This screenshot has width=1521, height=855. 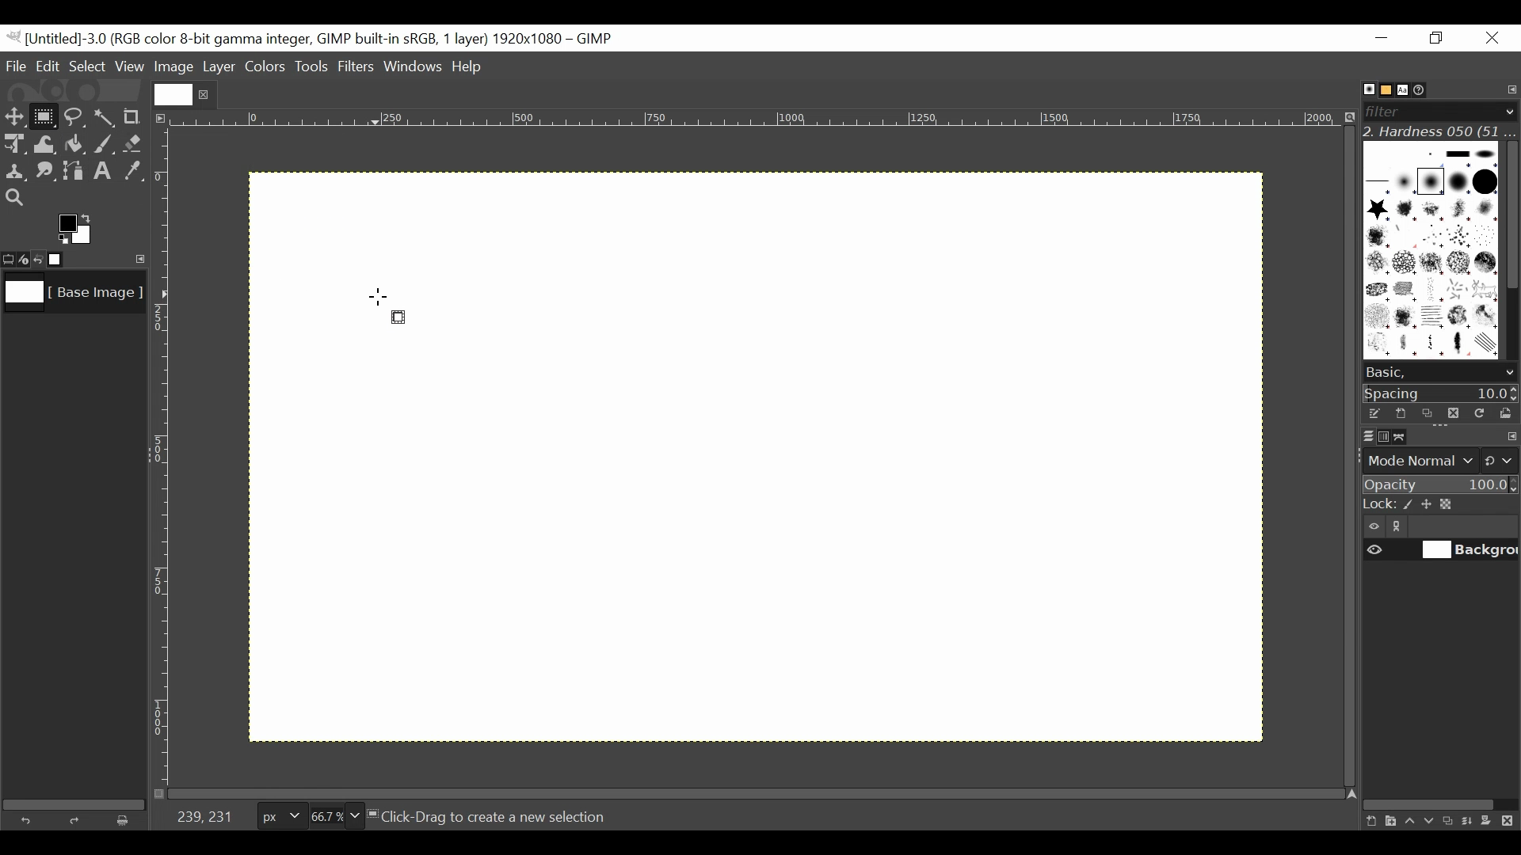 What do you see at coordinates (135, 145) in the screenshot?
I see `Eraser tool` at bounding box center [135, 145].